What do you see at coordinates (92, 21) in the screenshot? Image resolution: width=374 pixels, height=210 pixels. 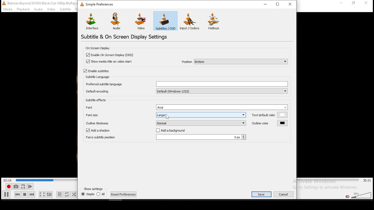 I see `interface` at bounding box center [92, 21].